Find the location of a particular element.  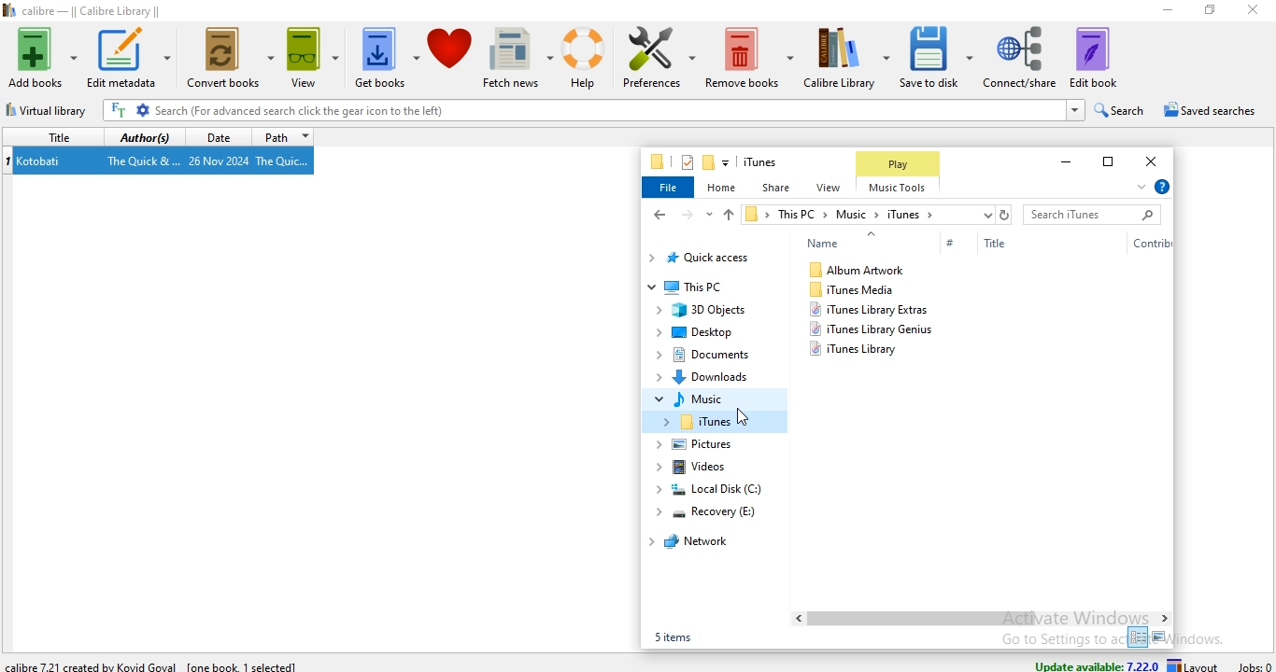

The Quic... is located at coordinates (287, 161).